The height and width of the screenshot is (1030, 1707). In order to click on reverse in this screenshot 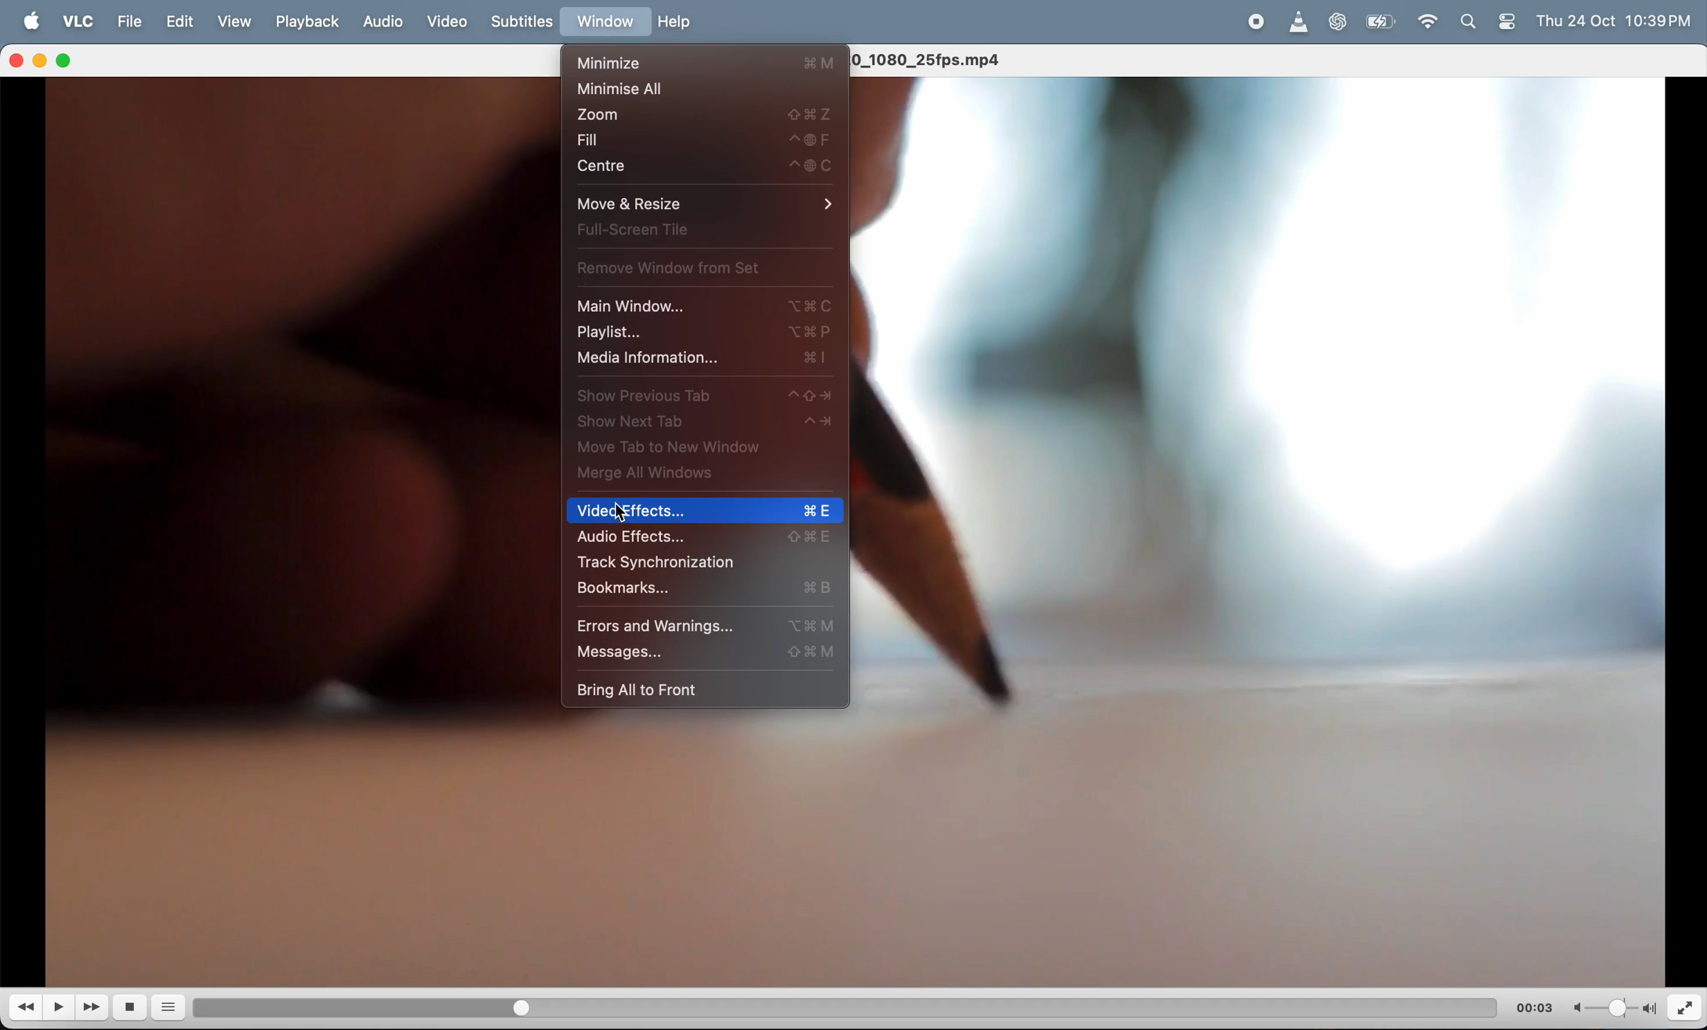, I will do `click(27, 1009)`.